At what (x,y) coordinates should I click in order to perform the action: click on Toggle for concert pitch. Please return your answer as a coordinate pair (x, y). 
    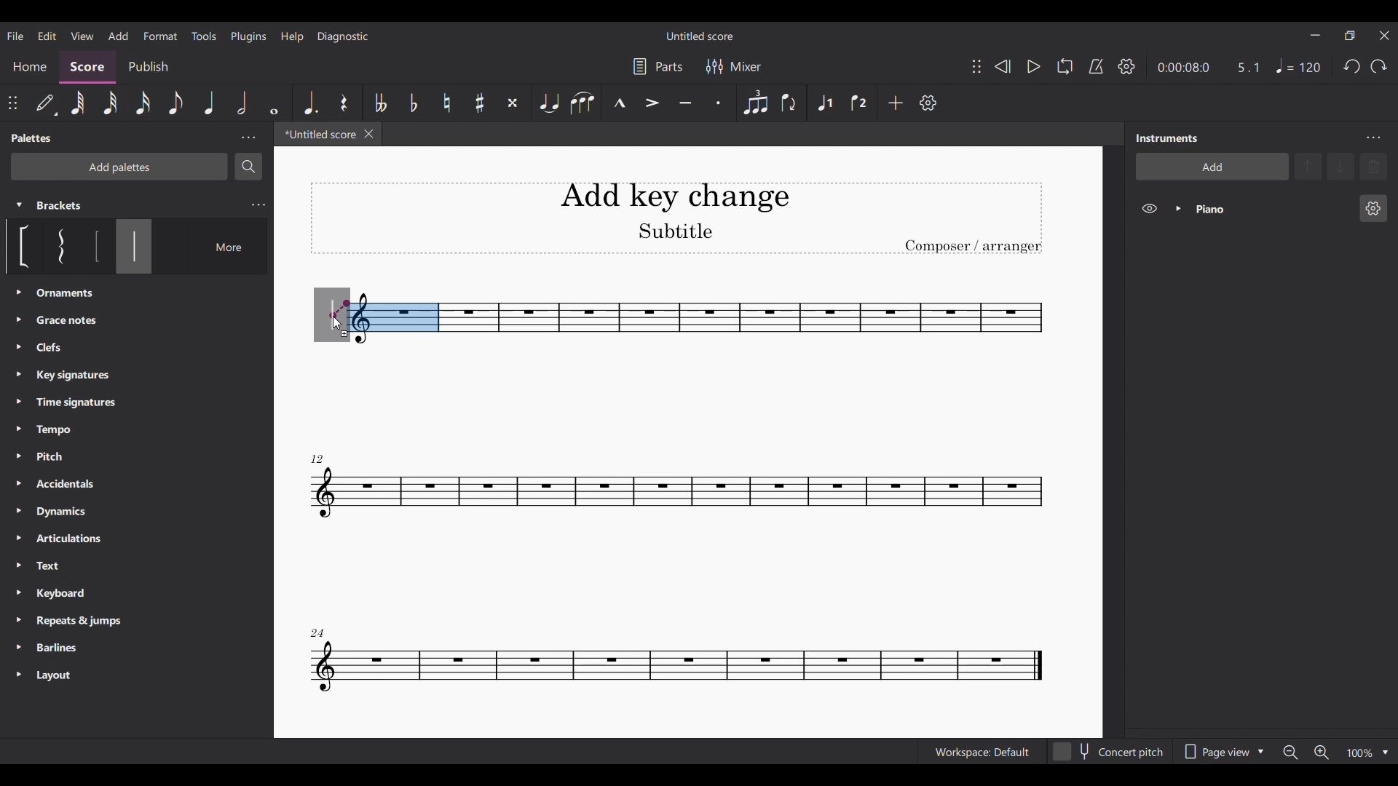
    Looking at the image, I should click on (1108, 751).